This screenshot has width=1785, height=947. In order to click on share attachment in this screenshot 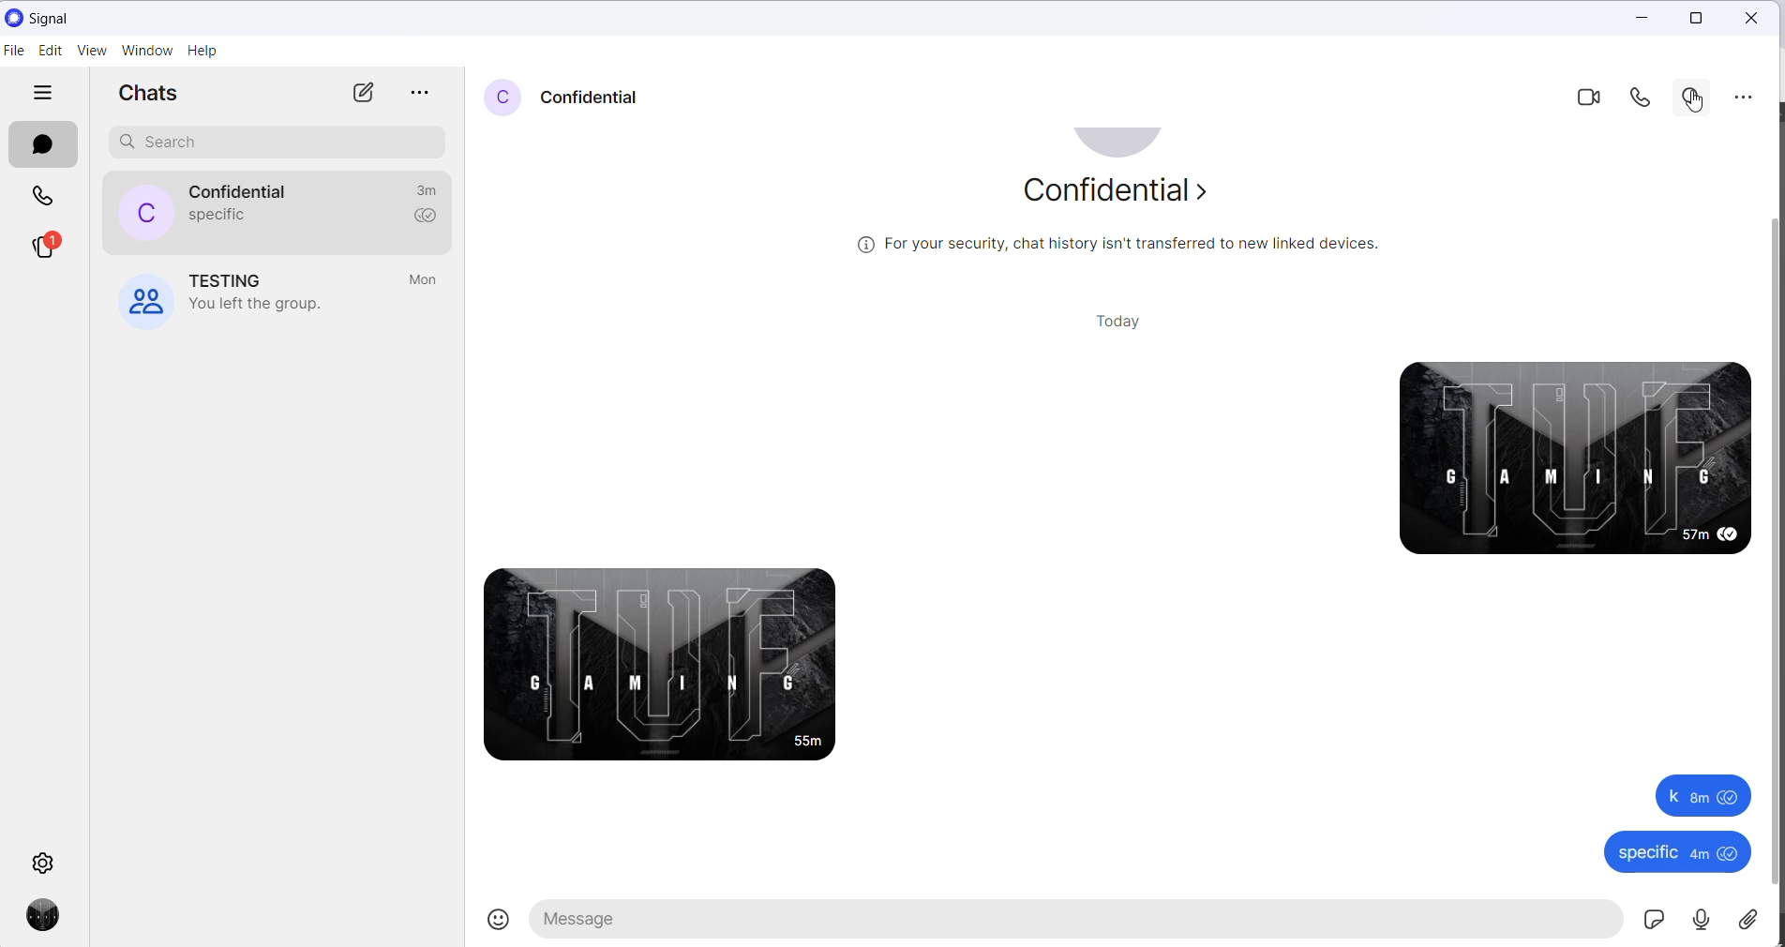, I will do `click(1760, 918)`.